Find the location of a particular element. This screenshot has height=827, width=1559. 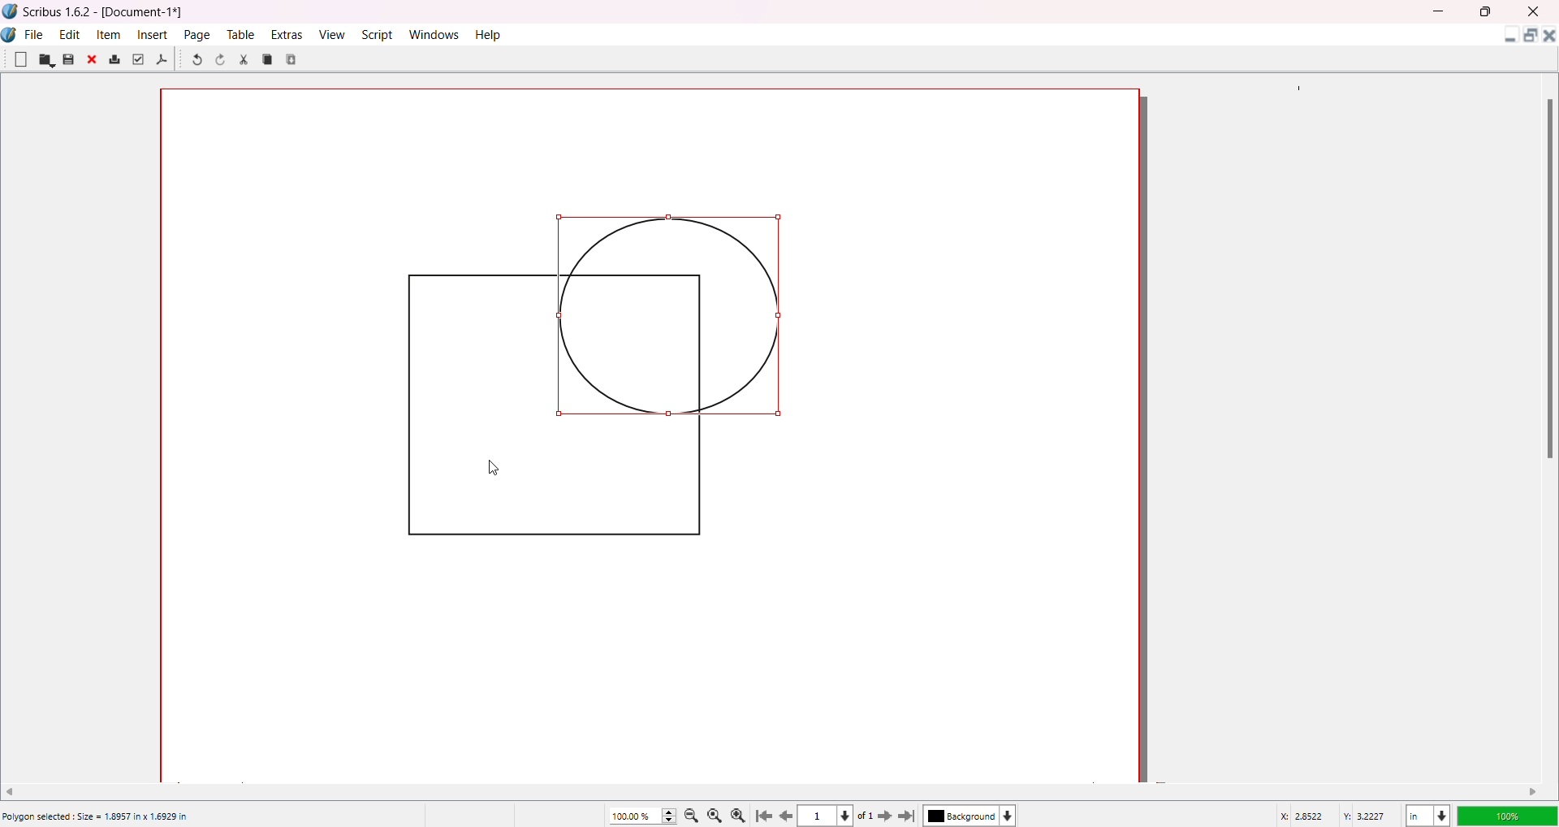

Help is located at coordinates (490, 34).